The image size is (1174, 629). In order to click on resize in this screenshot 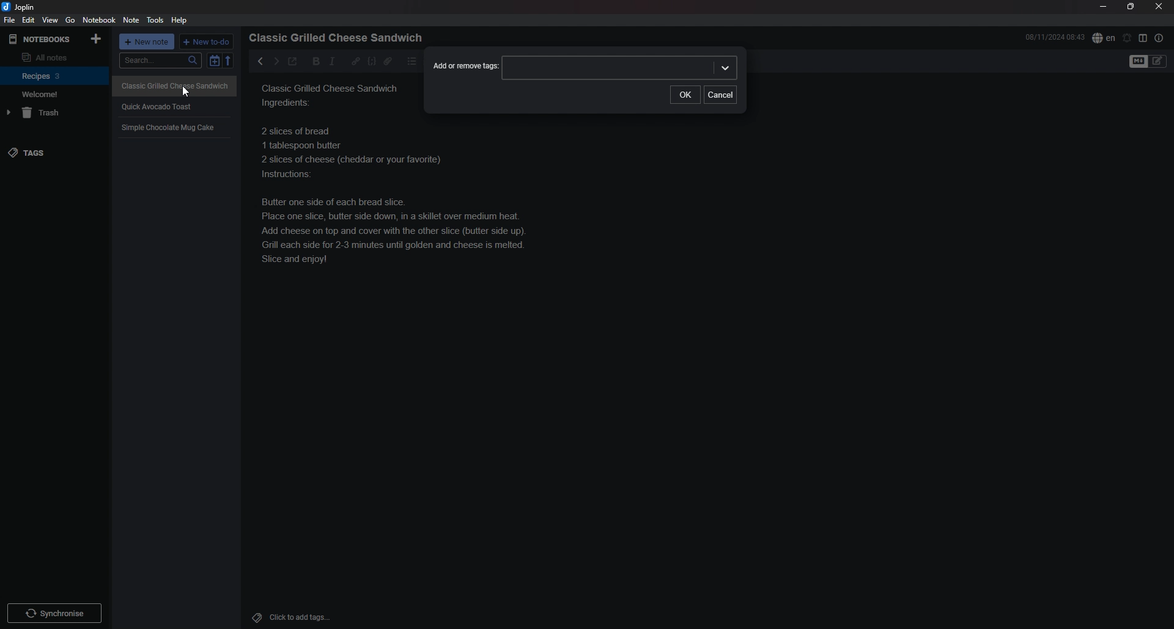, I will do `click(1131, 7)`.